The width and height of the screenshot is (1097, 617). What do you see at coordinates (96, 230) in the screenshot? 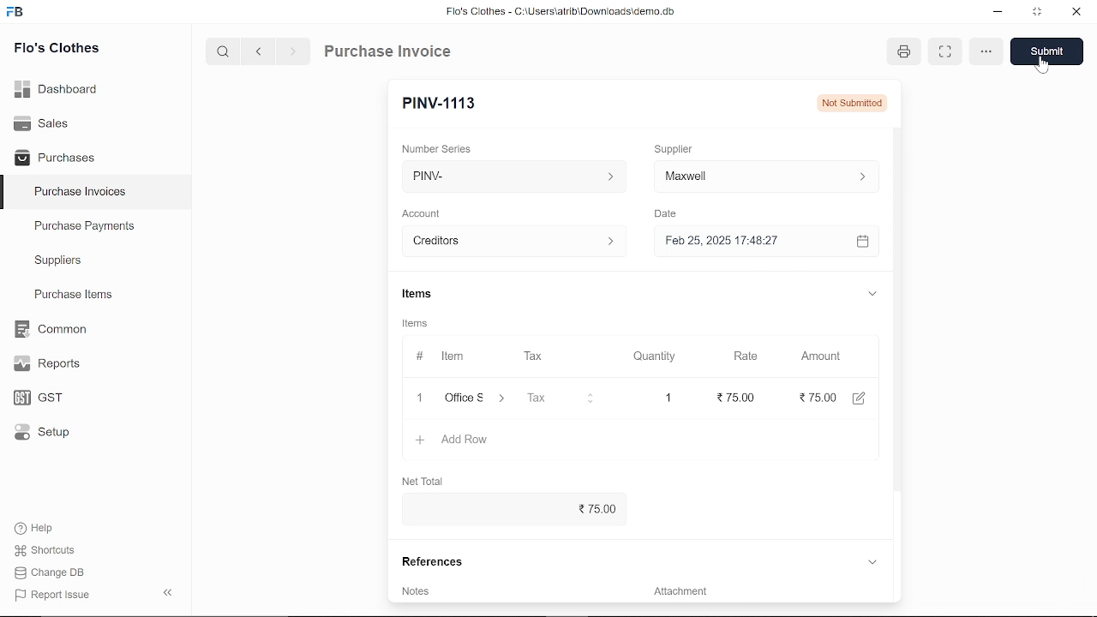
I see `Purchase Payments` at bounding box center [96, 230].